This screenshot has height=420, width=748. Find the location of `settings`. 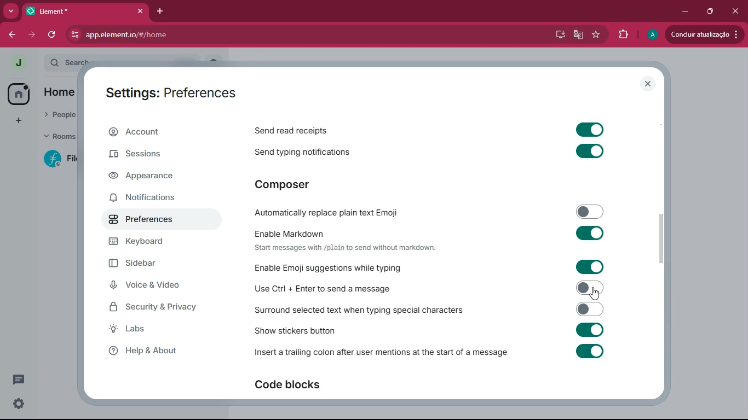

settings is located at coordinates (16, 404).